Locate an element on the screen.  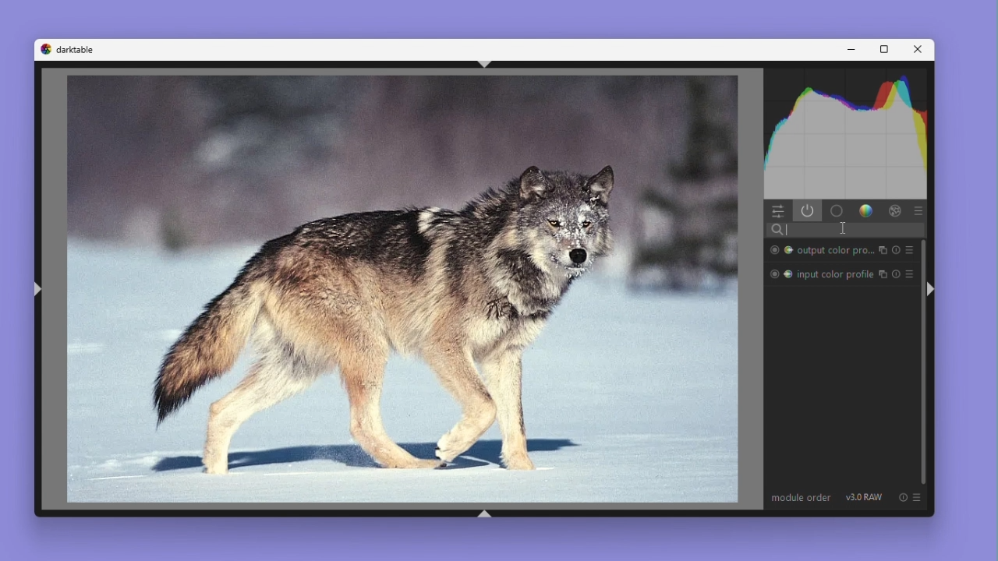
V 3.0 RAW is located at coordinates (864, 497).